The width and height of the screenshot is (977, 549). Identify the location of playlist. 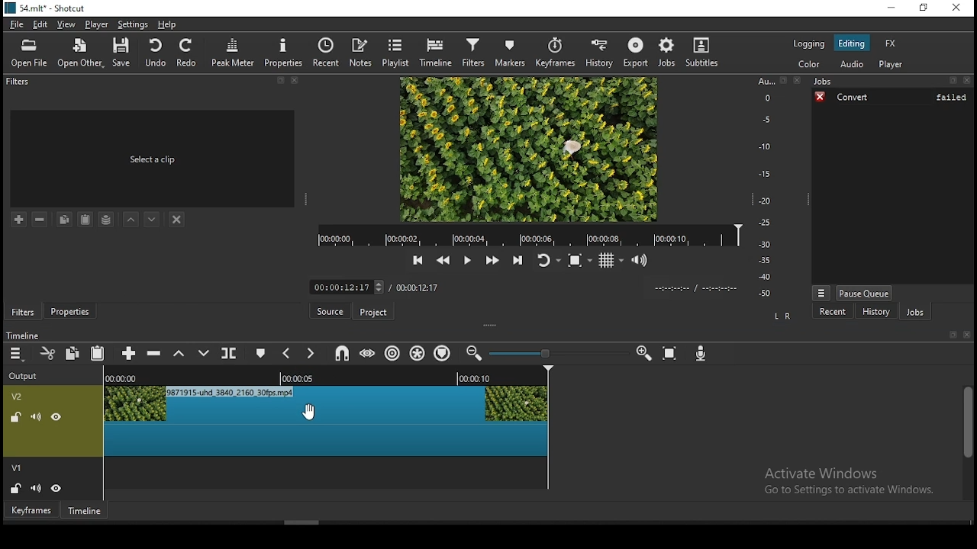
(397, 52).